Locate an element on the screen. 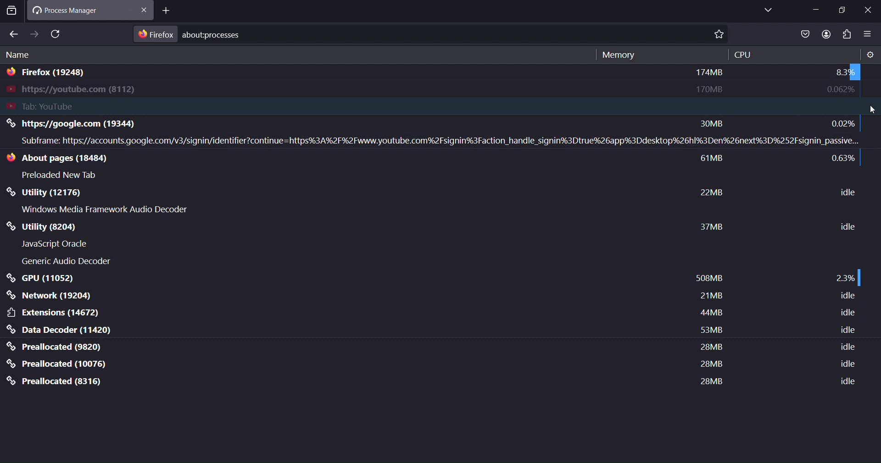 This screenshot has width=881, height=463. reload is located at coordinates (57, 34).